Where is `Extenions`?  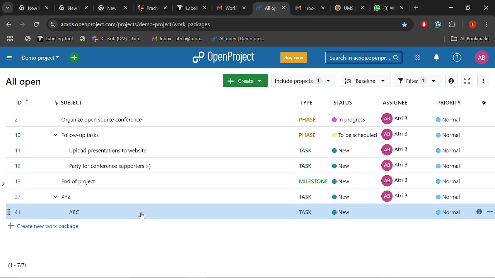
Extenions is located at coordinates (452, 25).